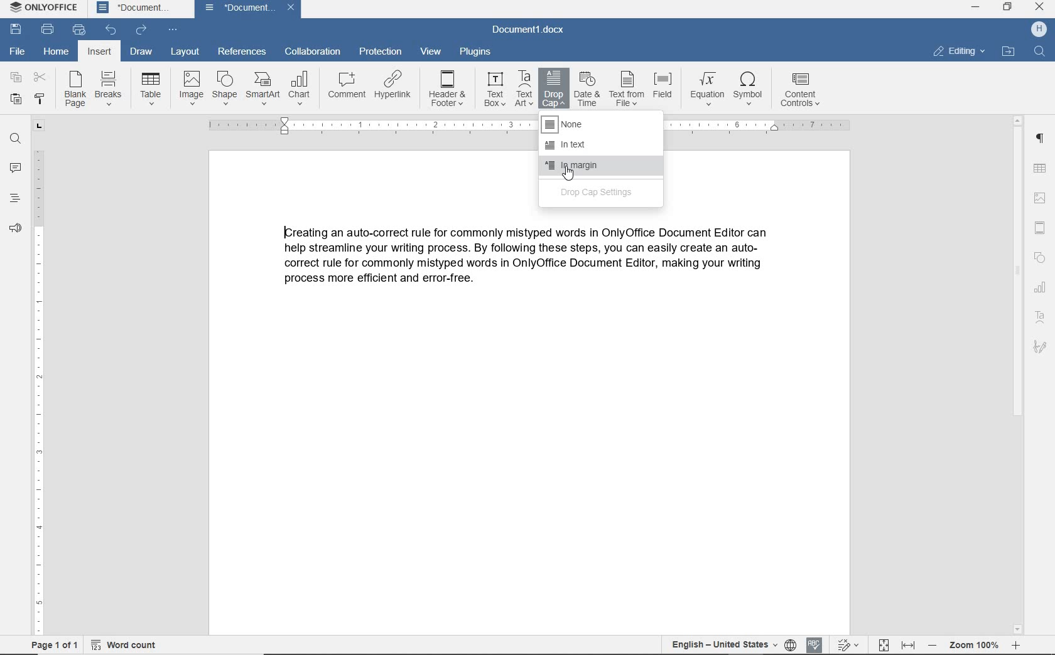 This screenshot has width=1055, height=655. I want to click on table, so click(151, 87).